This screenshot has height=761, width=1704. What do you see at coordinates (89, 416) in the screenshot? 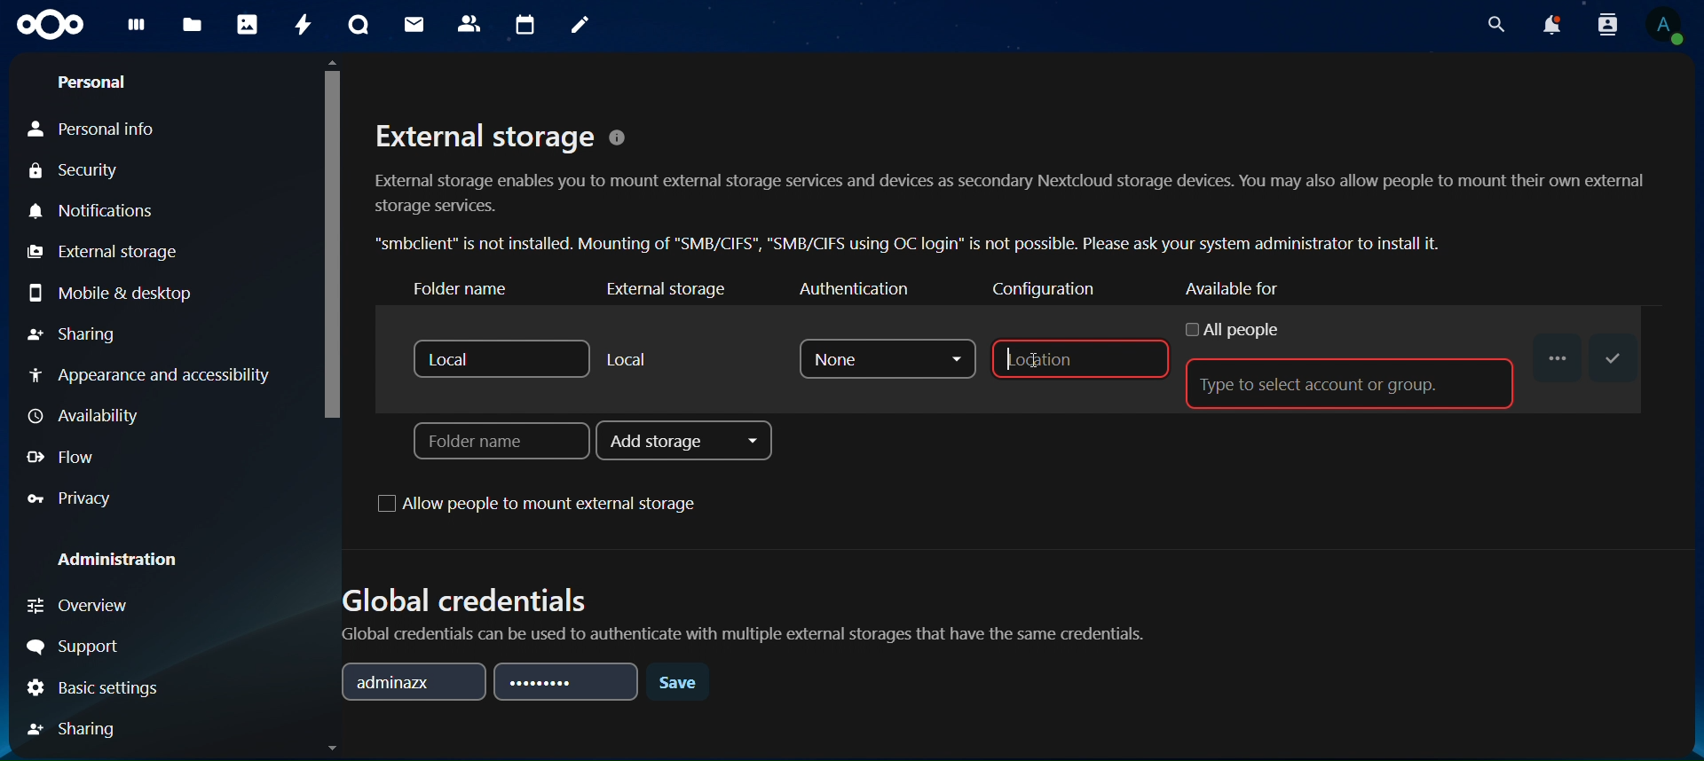
I see `availiabilty` at bounding box center [89, 416].